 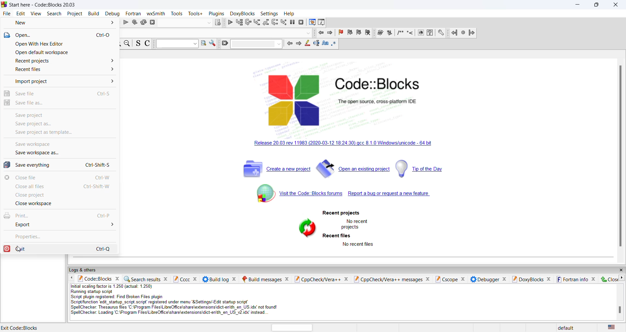 What do you see at coordinates (58, 133) in the screenshot?
I see `save project as template` at bounding box center [58, 133].